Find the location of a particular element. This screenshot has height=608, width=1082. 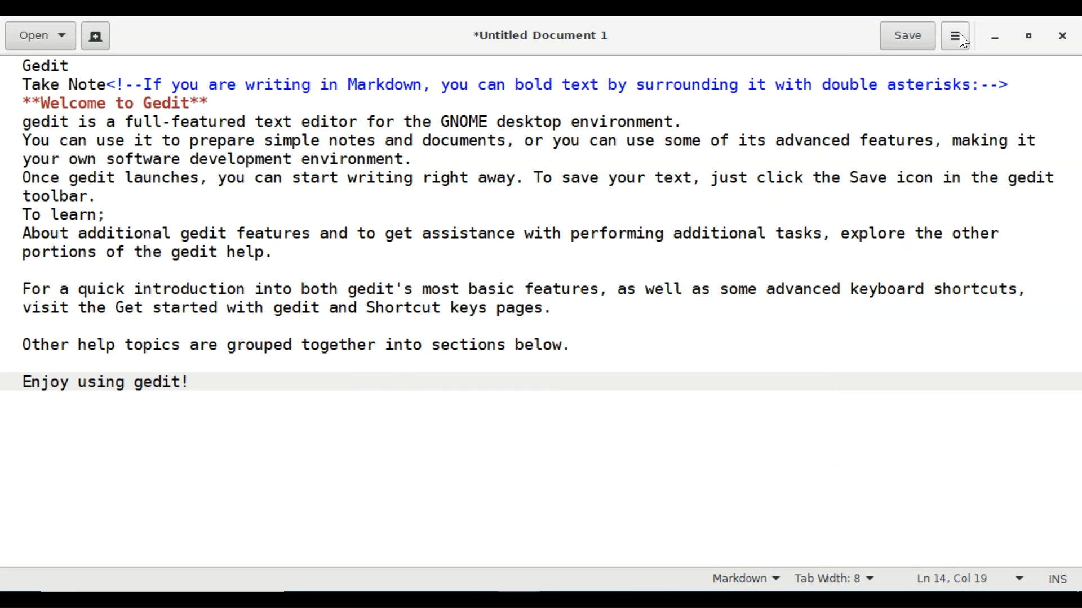

Create a new document is located at coordinates (96, 36).